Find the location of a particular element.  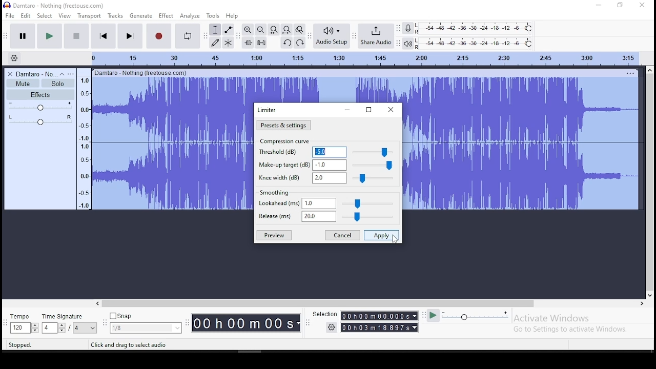

analyze is located at coordinates (190, 16).